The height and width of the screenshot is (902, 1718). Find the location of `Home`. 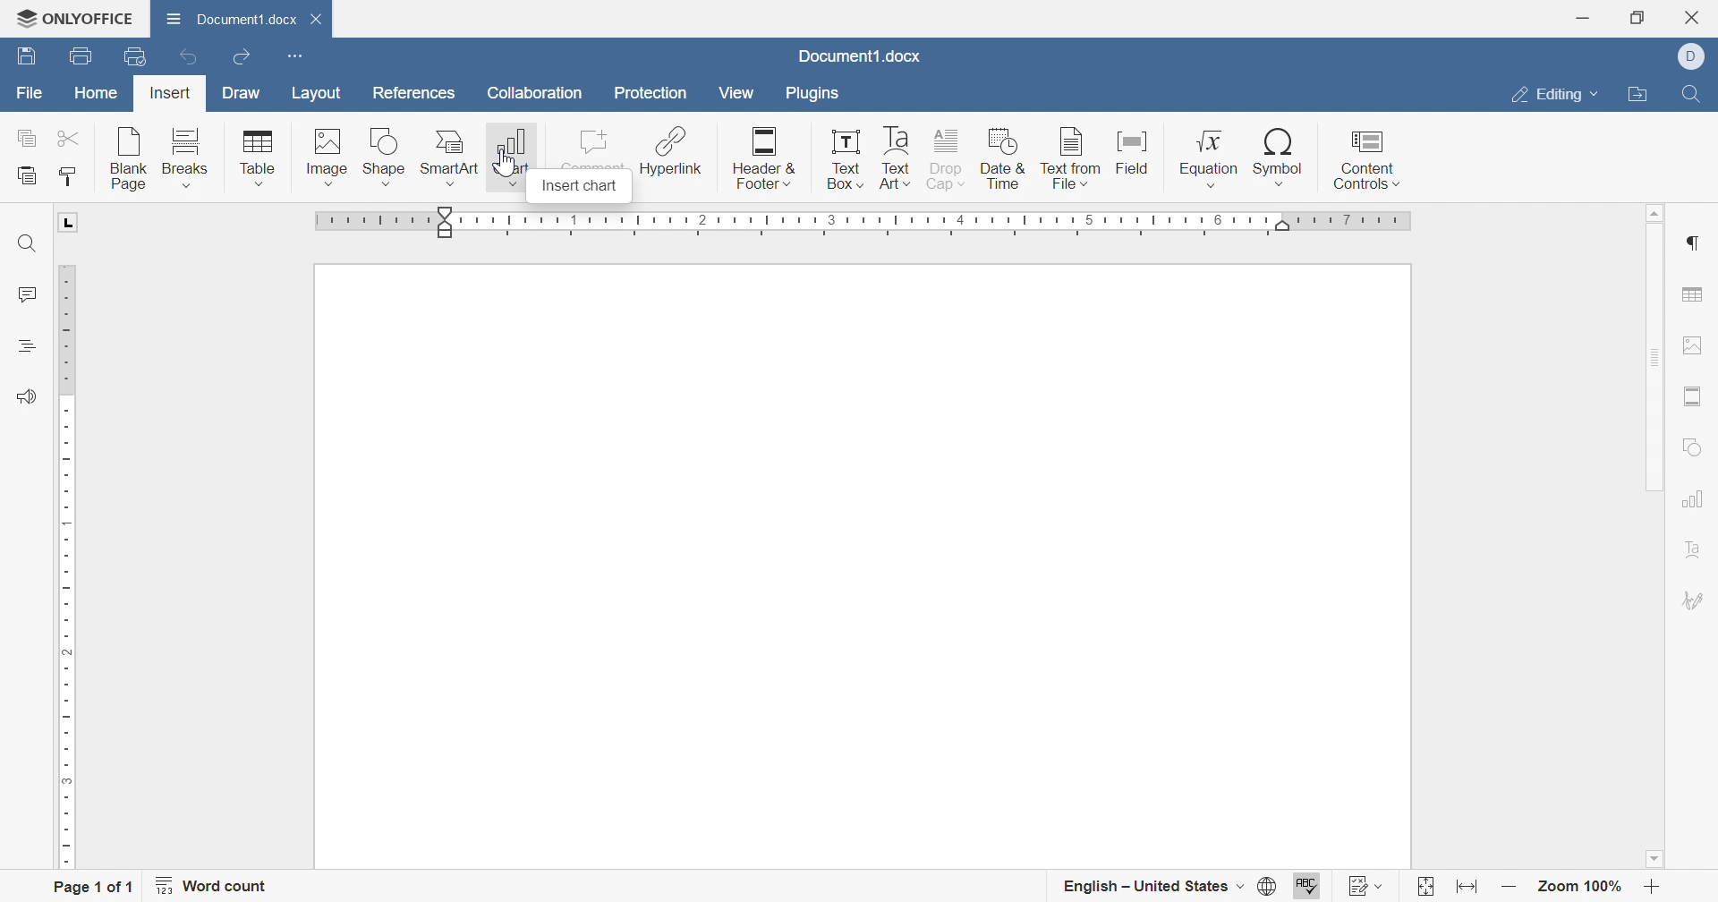

Home is located at coordinates (95, 95).